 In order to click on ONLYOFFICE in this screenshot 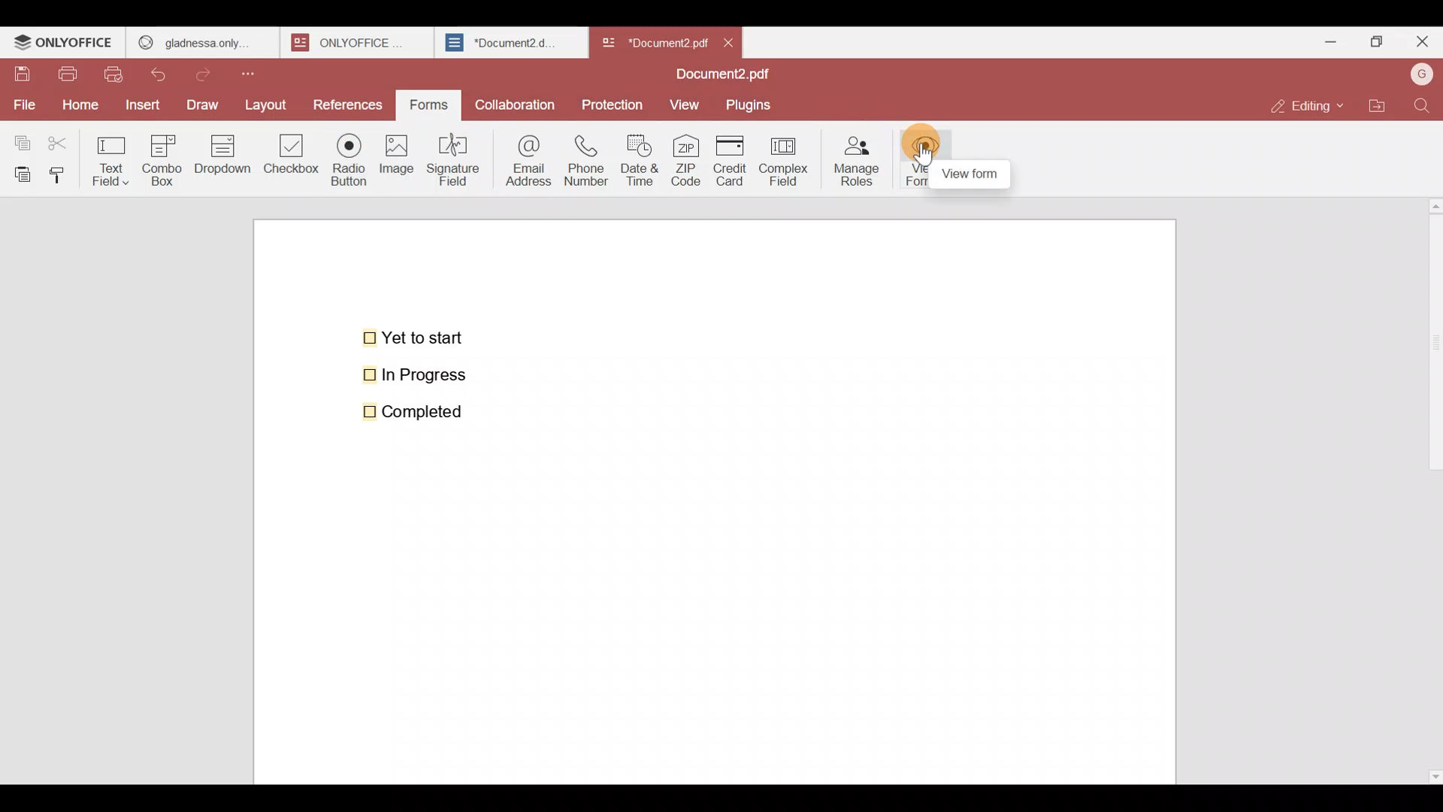, I will do `click(64, 44)`.